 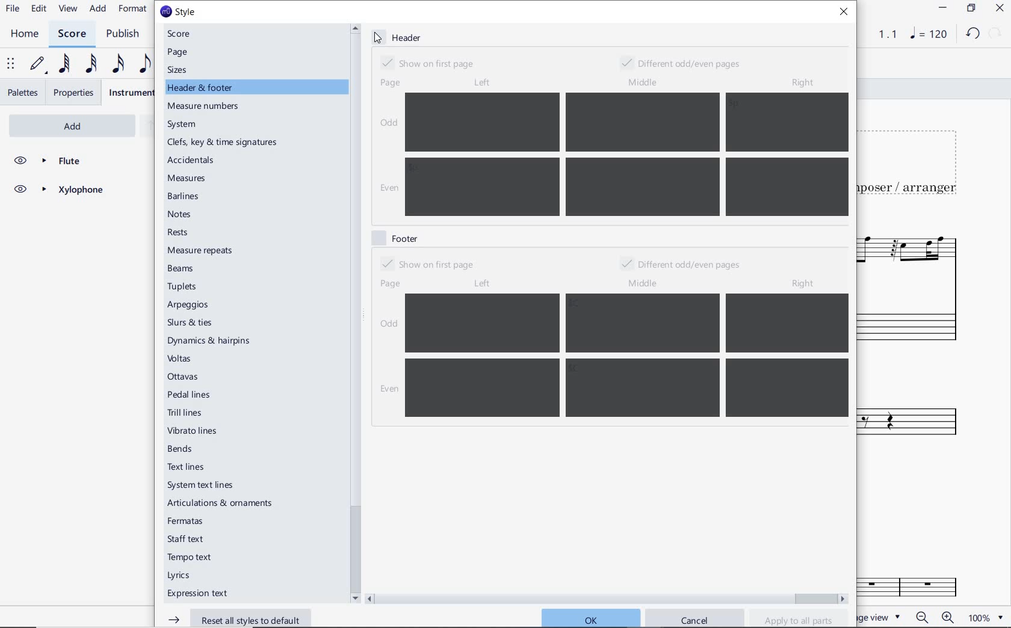 What do you see at coordinates (200, 250) in the screenshot?
I see `measure repeats` at bounding box center [200, 250].